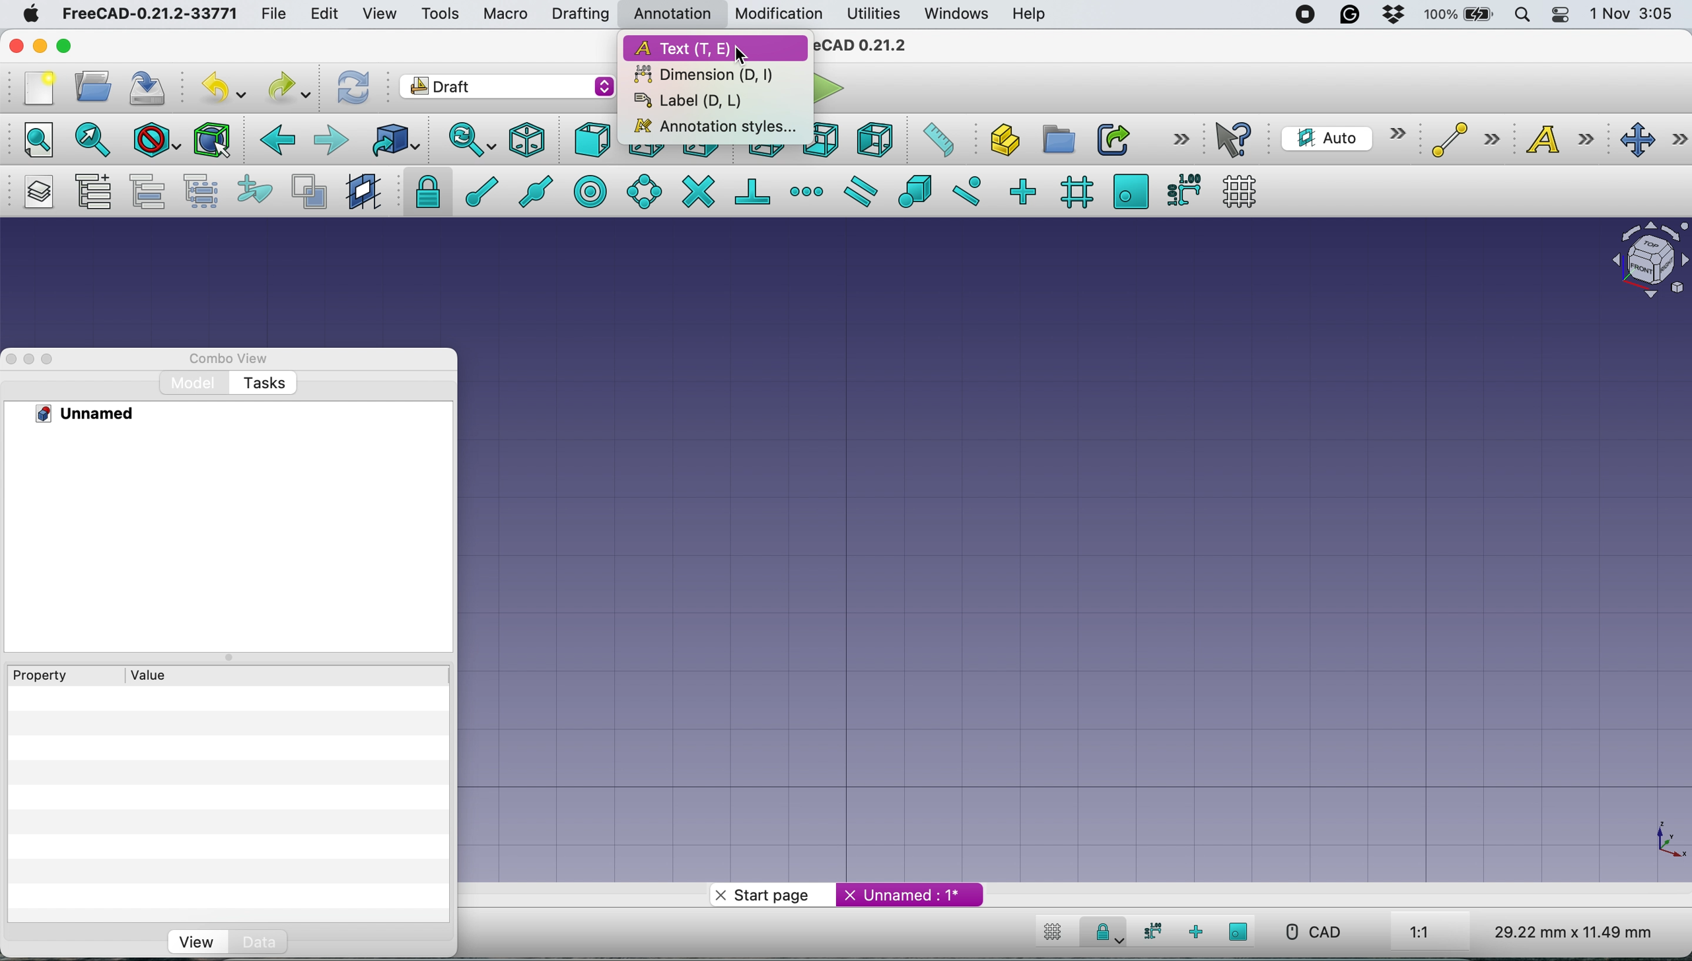  Describe the element at coordinates (38, 47) in the screenshot. I see `minimise` at that location.